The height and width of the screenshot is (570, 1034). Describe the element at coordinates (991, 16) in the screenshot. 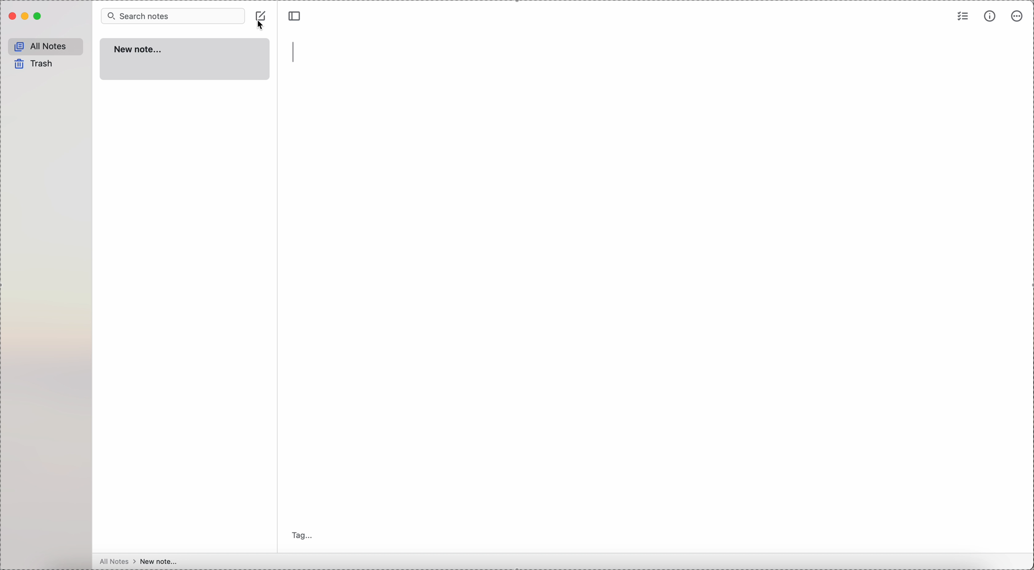

I see `metrics` at that location.